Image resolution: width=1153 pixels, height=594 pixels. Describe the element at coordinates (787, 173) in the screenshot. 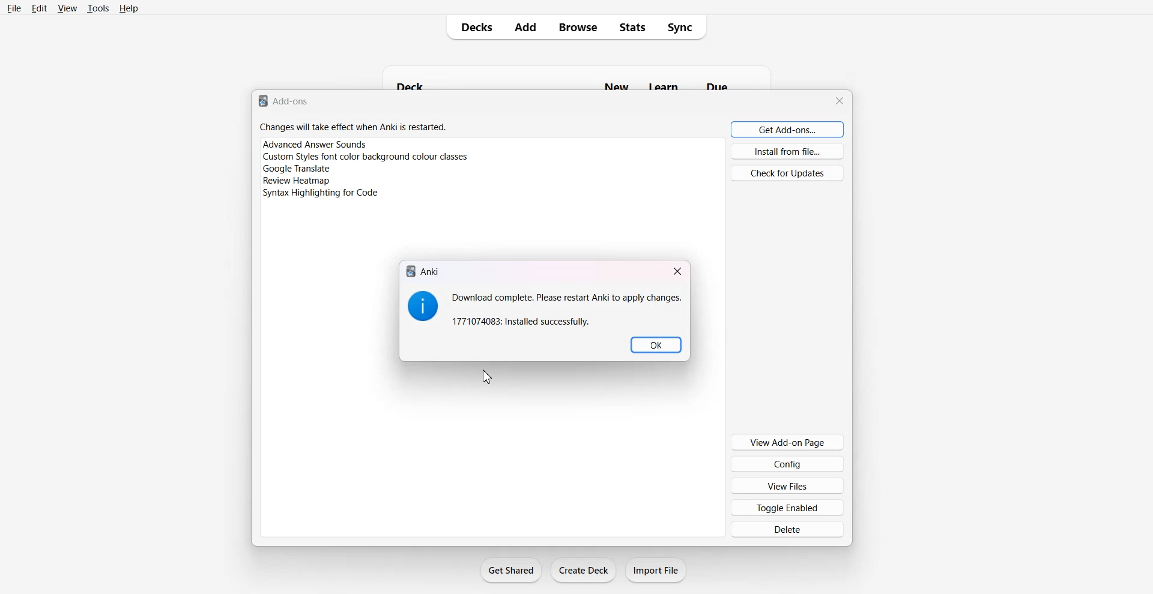

I see `Check for Updates` at that location.